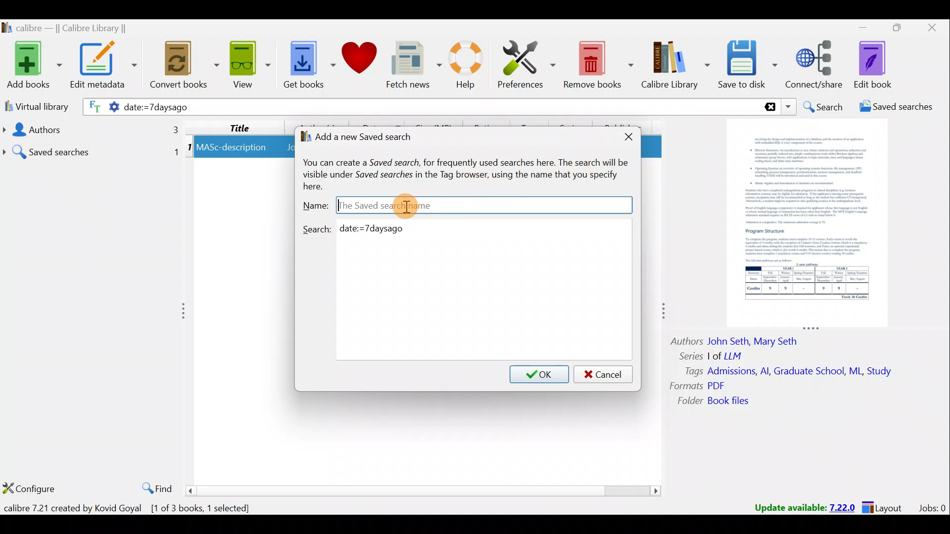 This screenshot has width=950, height=534. I want to click on Series | of LLM, so click(715, 355).